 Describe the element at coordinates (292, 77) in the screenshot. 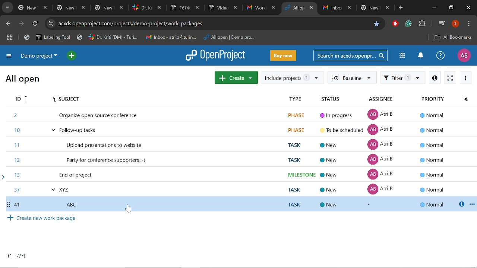

I see `Include projects` at that location.